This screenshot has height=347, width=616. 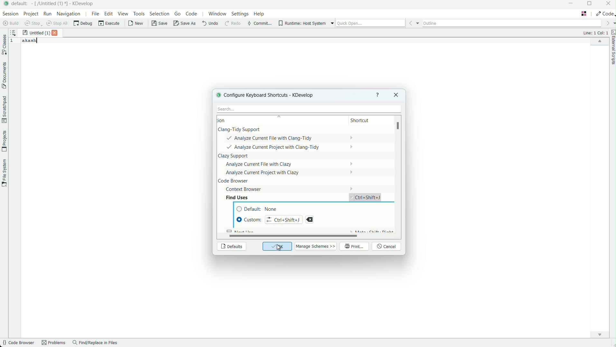 I want to click on code browser, so click(x=18, y=343).